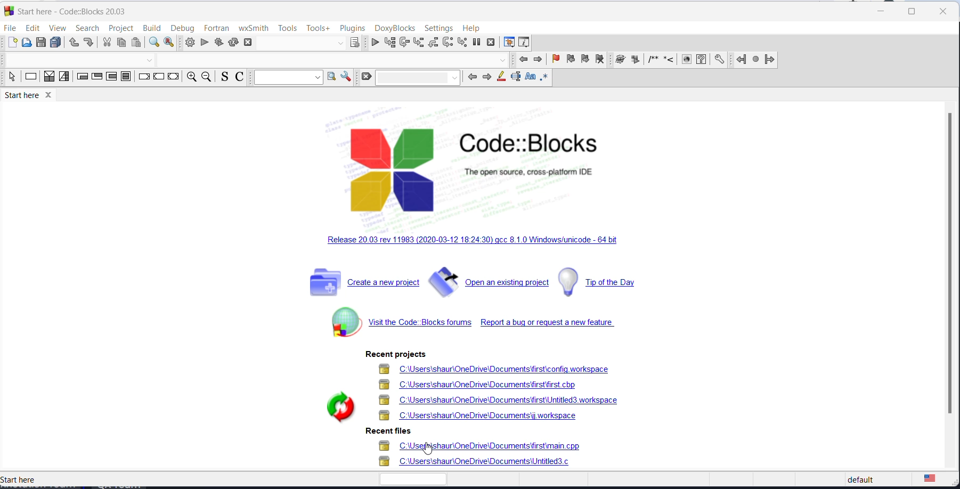 This screenshot has height=489, width=960. Describe the element at coordinates (88, 42) in the screenshot. I see `REDO` at that location.